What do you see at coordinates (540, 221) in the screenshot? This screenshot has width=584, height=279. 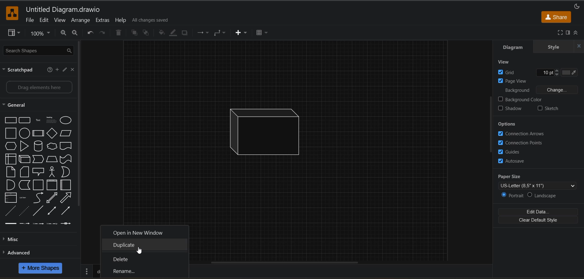 I see `clear default style` at bounding box center [540, 221].